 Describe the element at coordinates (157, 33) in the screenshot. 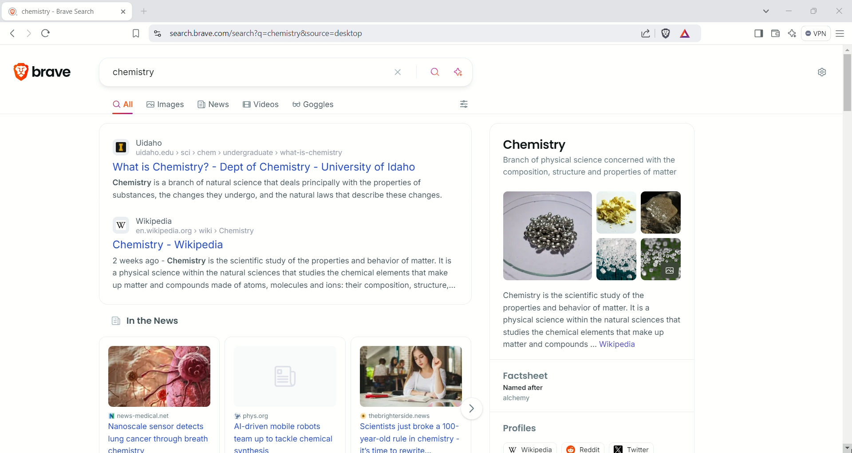

I see `view site information` at that location.